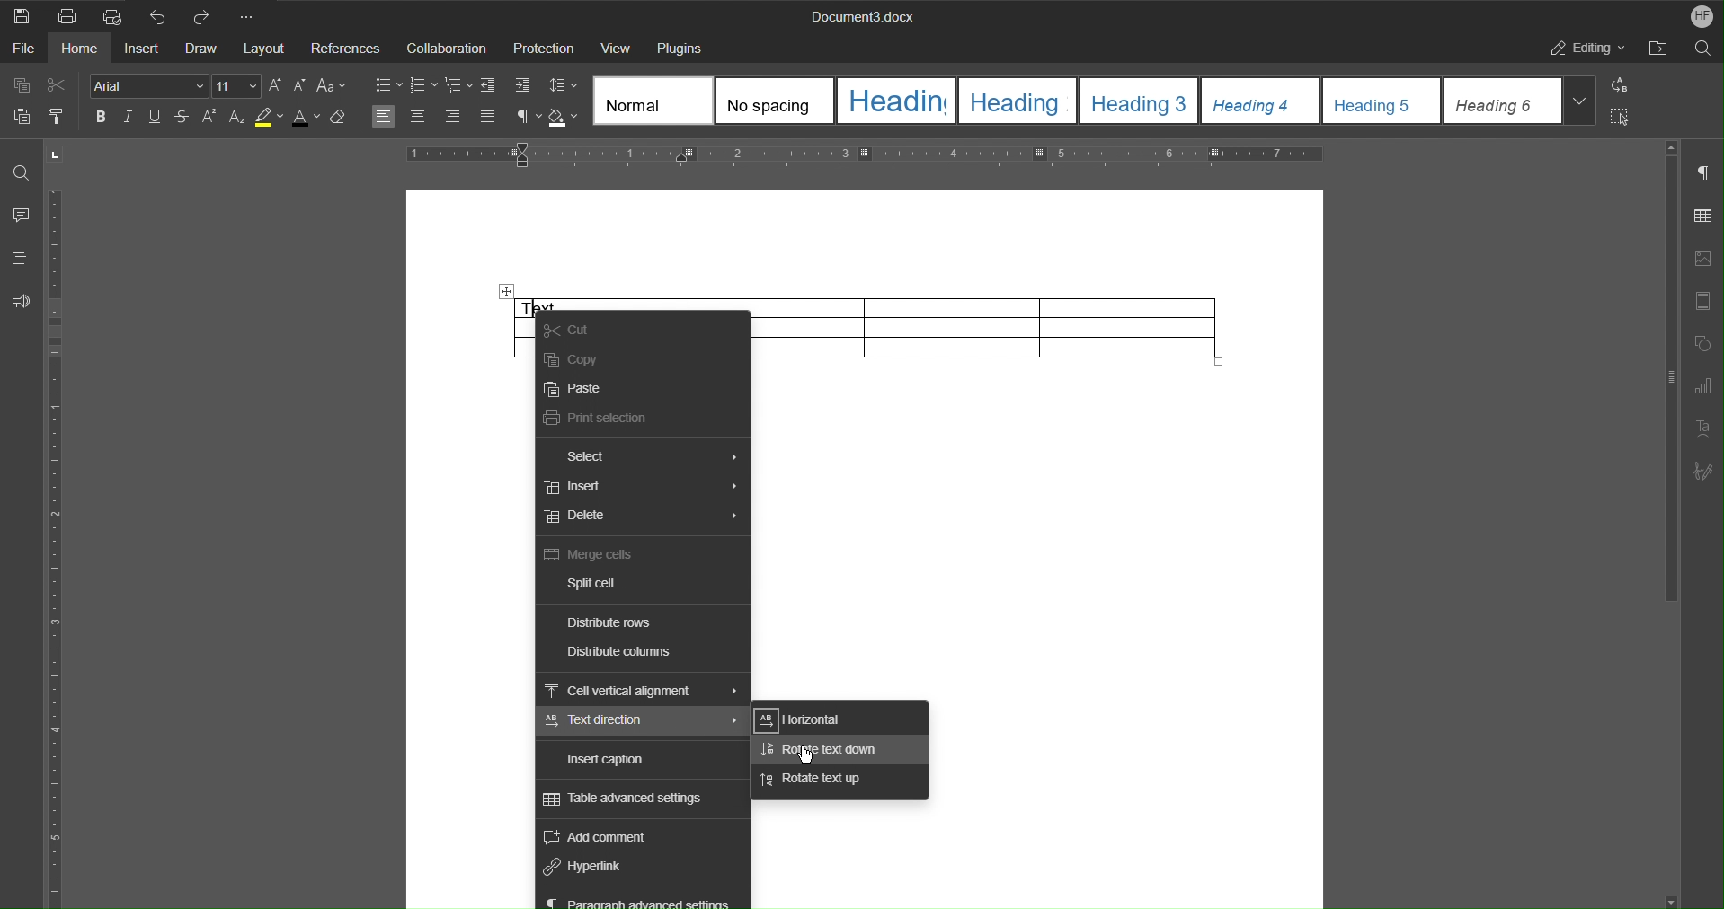 Image resolution: width=1724 pixels, height=909 pixels. What do you see at coordinates (1704, 467) in the screenshot?
I see `Signature` at bounding box center [1704, 467].